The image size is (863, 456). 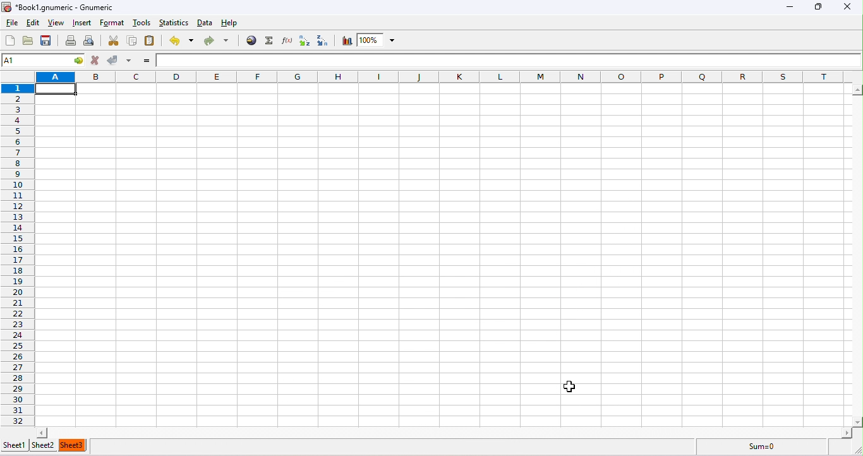 I want to click on rows, so click(x=18, y=248).